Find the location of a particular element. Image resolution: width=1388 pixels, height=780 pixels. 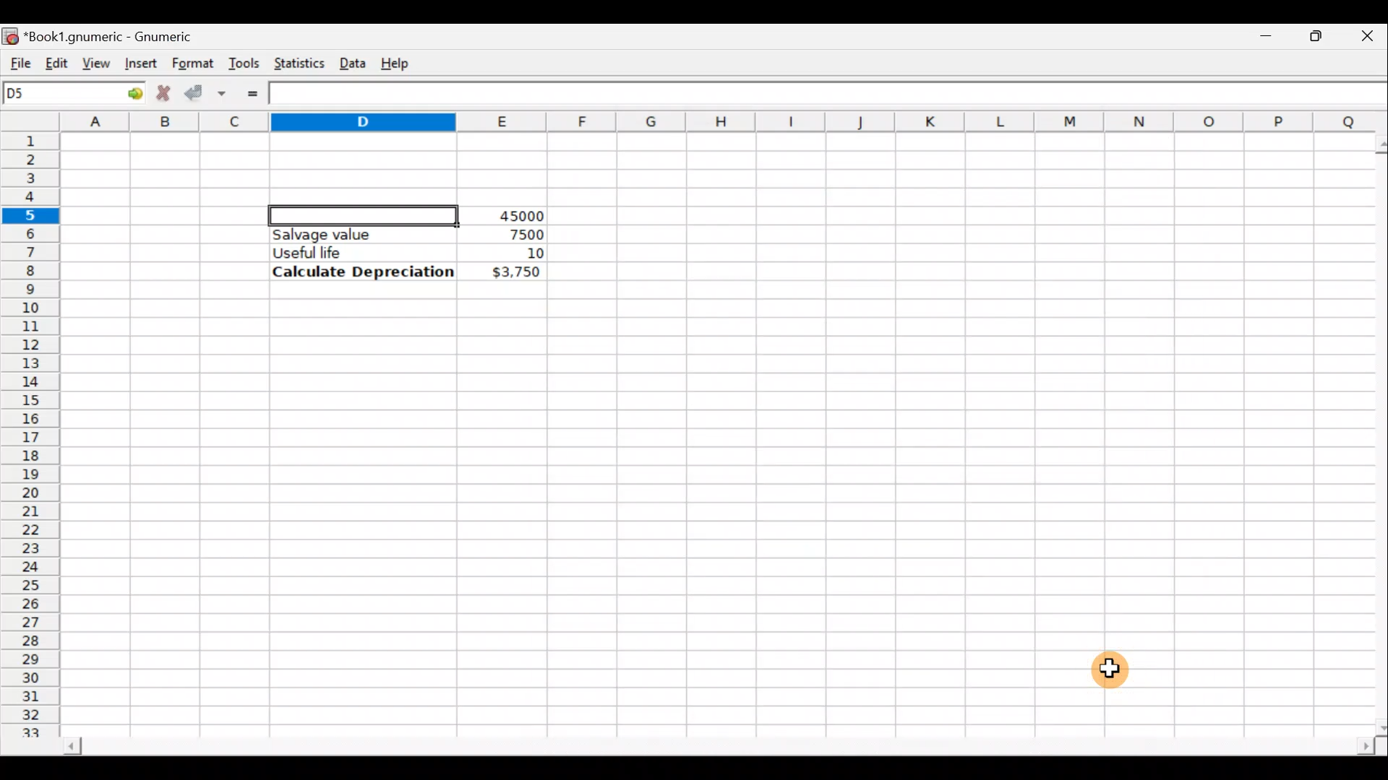

File is located at coordinates (16, 60).